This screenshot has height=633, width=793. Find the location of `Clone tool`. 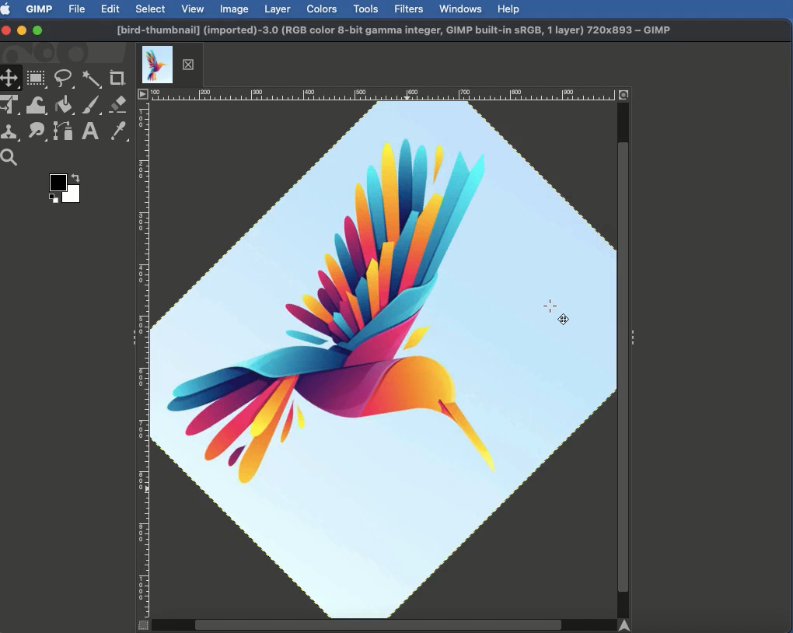

Clone tool is located at coordinates (12, 133).